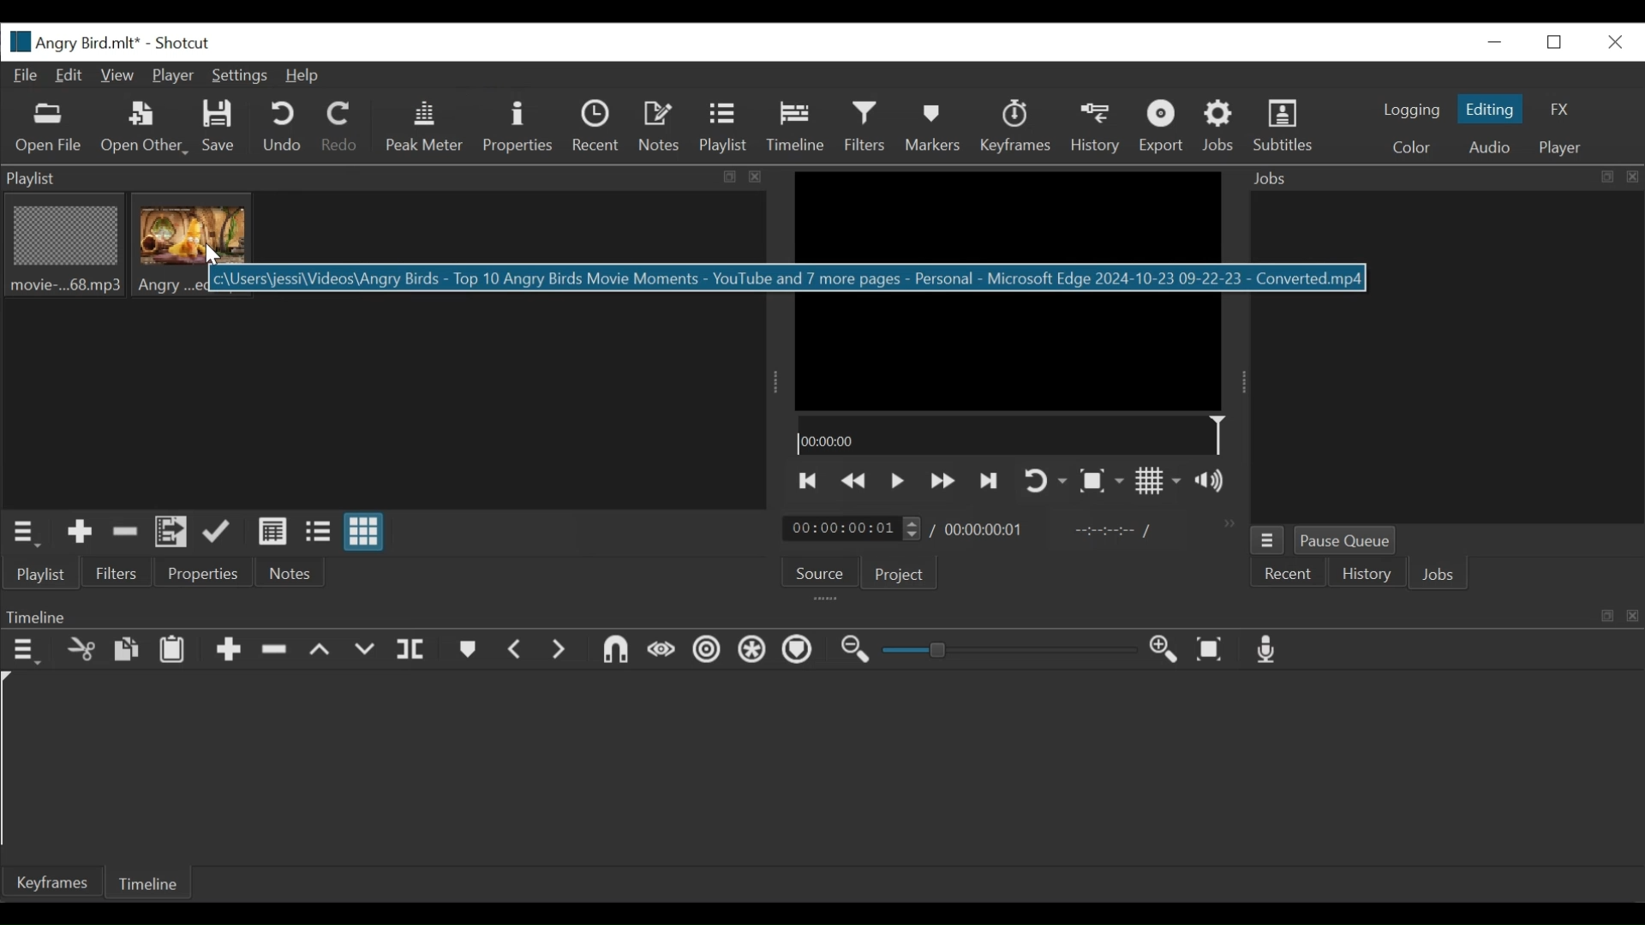 This screenshot has width=1645, height=925. What do you see at coordinates (1161, 128) in the screenshot?
I see `Export` at bounding box center [1161, 128].